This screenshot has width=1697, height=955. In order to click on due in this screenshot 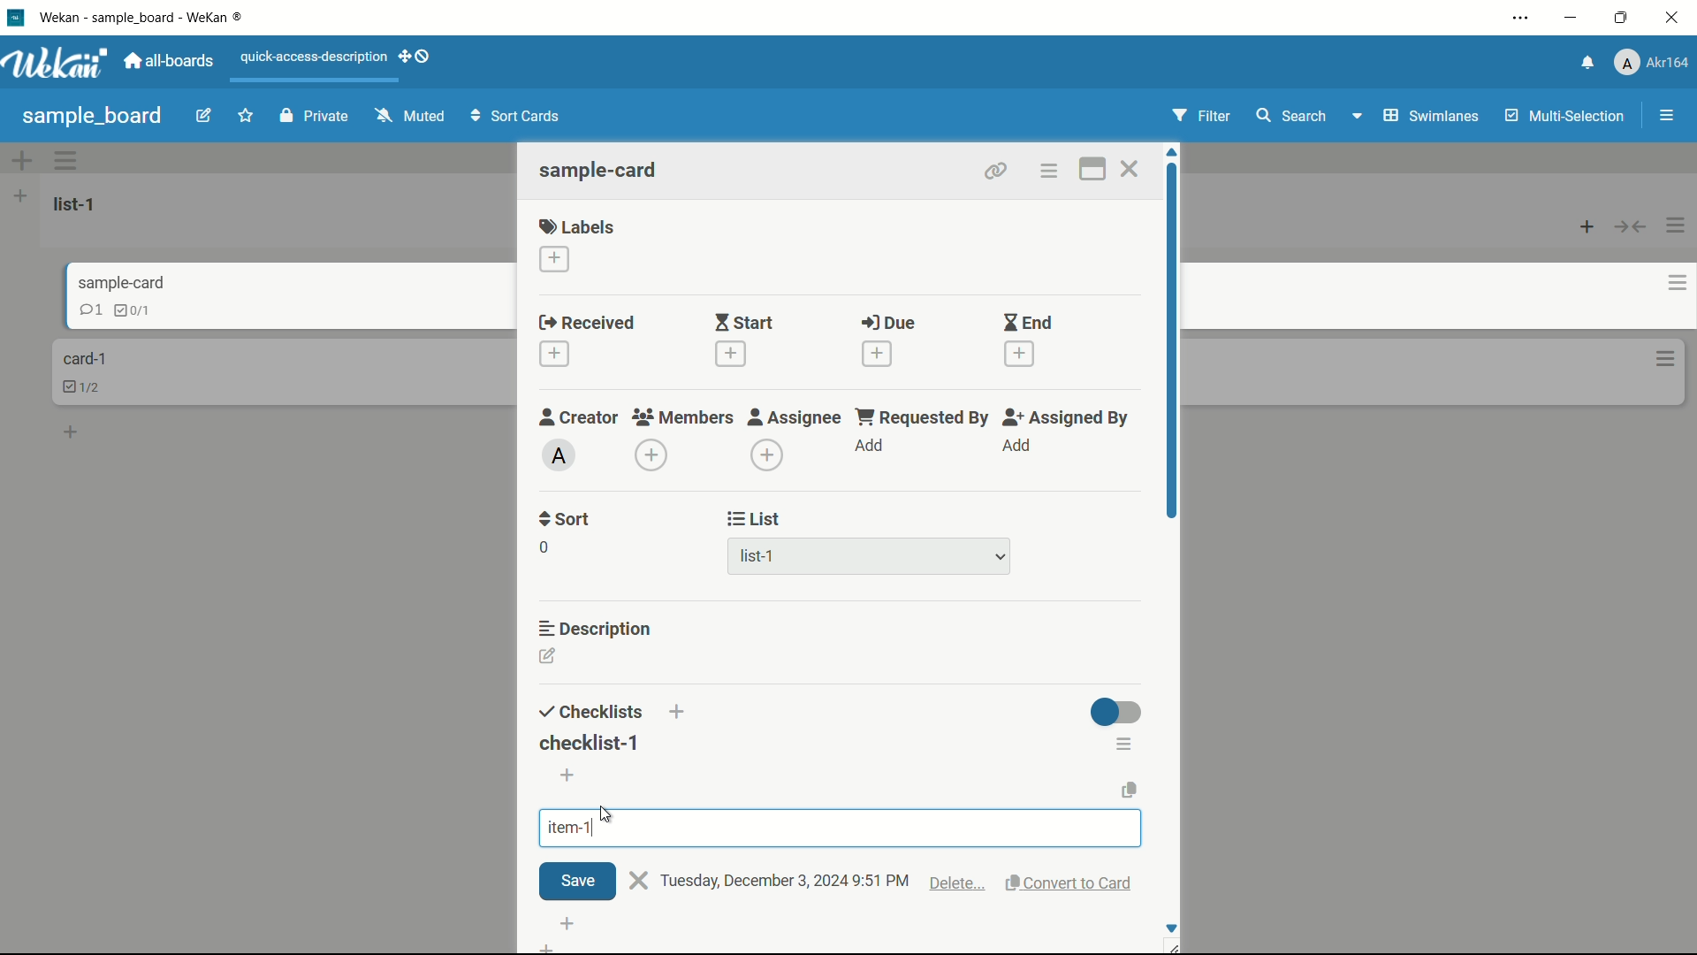, I will do `click(889, 323)`.